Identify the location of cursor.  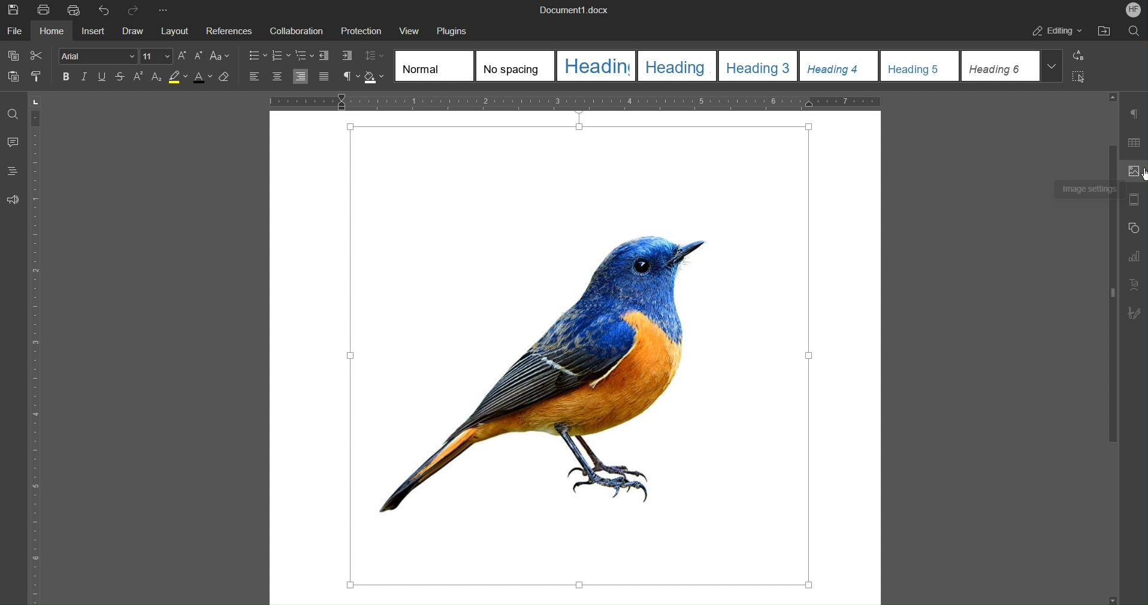
(1141, 171).